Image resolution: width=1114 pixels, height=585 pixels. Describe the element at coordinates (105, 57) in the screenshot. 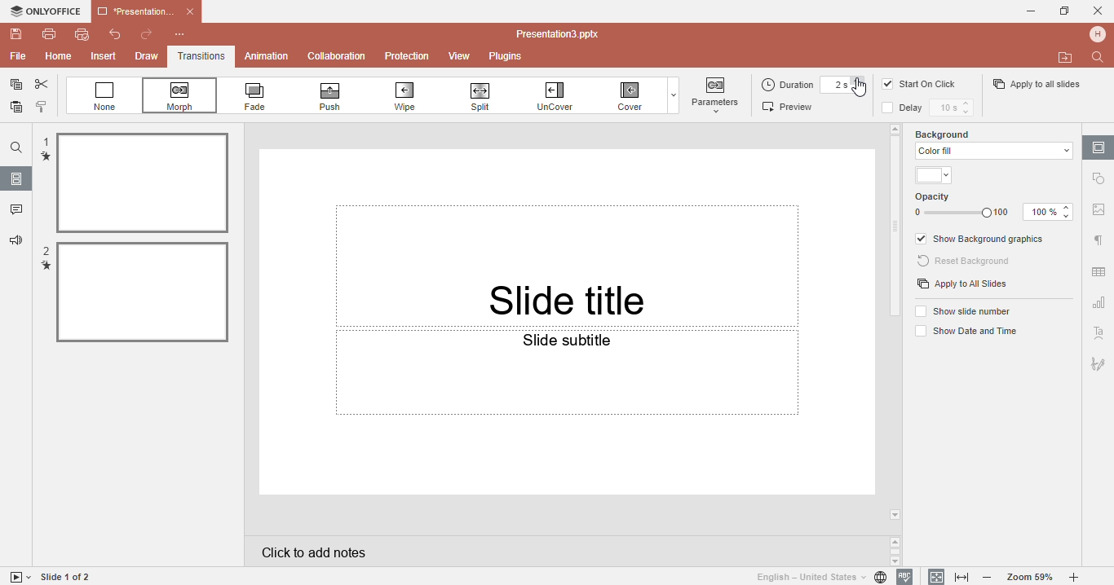

I see `Insert` at that location.